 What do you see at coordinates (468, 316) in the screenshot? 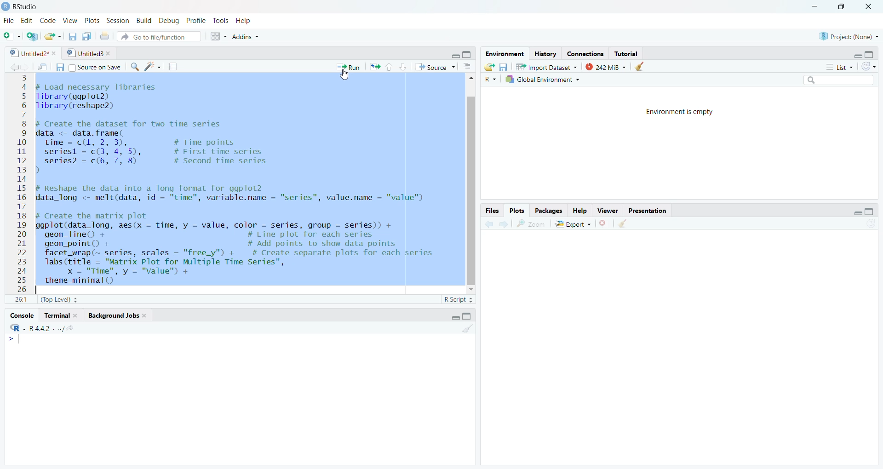
I see `Maximize` at bounding box center [468, 316].